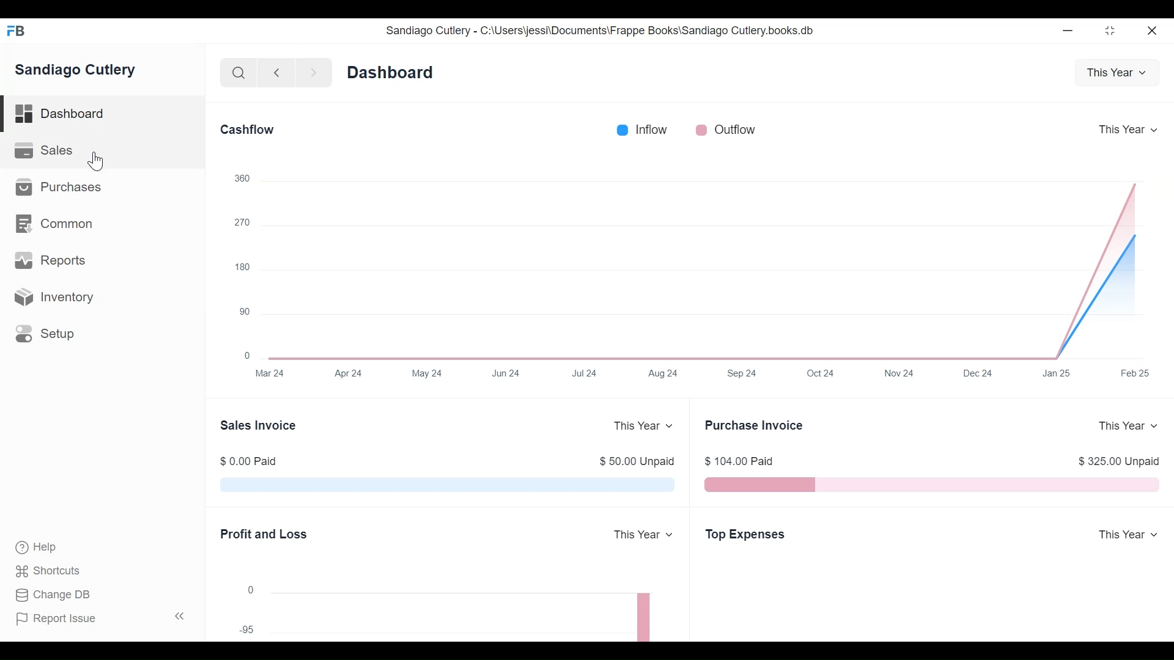 This screenshot has height=660, width=1174. Describe the element at coordinates (753, 424) in the screenshot. I see `Purchase Invoice` at that location.